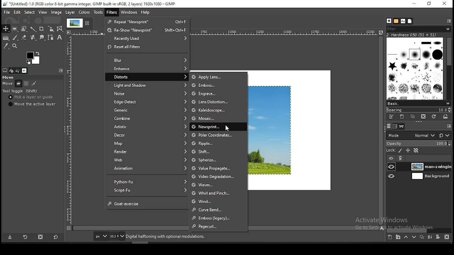  What do you see at coordinates (15, 29) in the screenshot?
I see `rectangle select tool` at bounding box center [15, 29].